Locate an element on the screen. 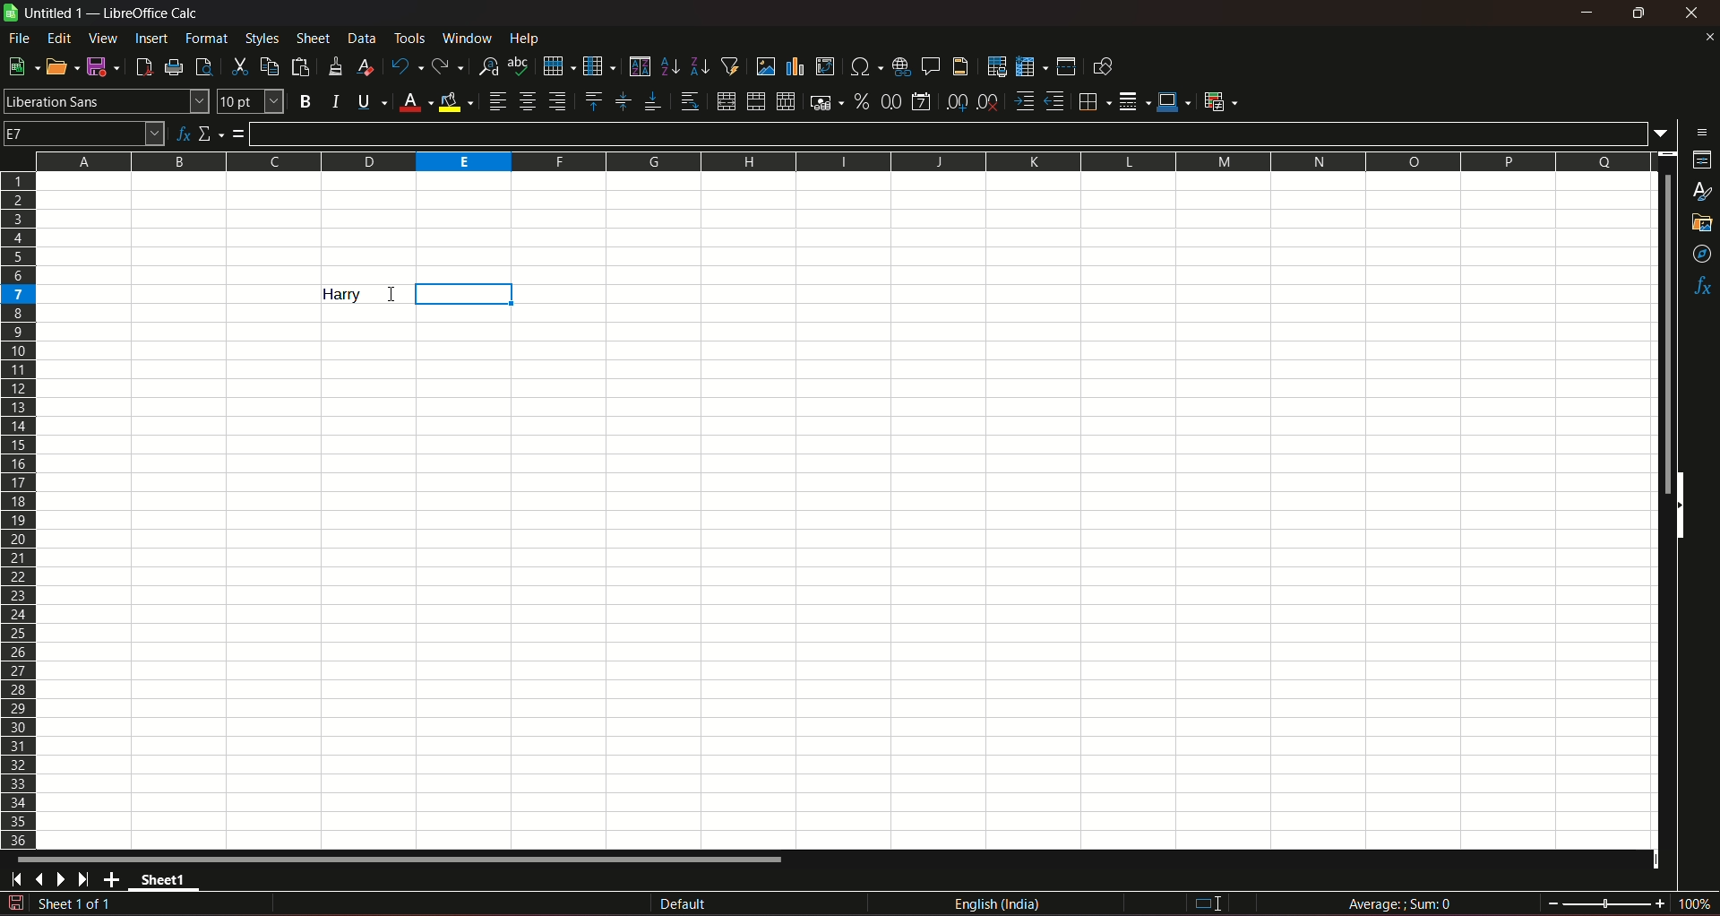 The height and width of the screenshot is (916, 1720). toggle print preview is located at coordinates (202, 65).